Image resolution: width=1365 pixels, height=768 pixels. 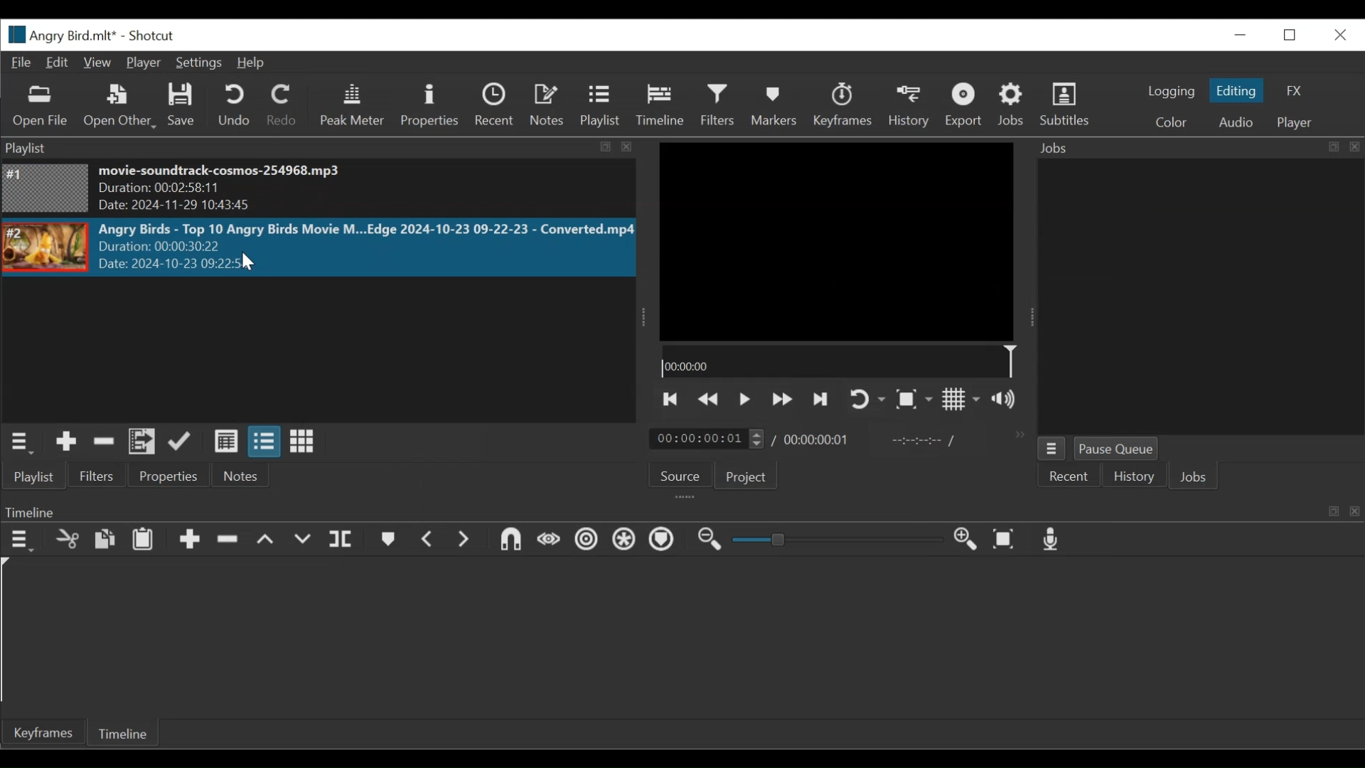 I want to click on Player, so click(x=141, y=63).